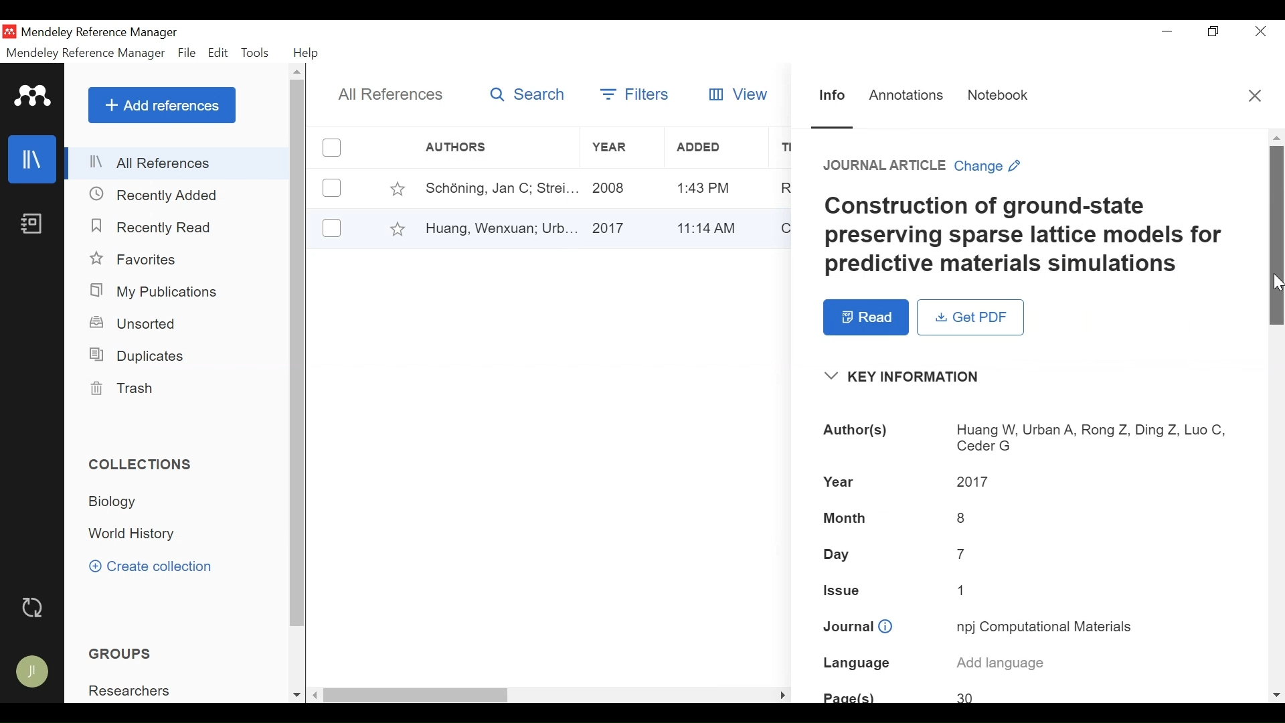  What do you see at coordinates (712, 226) in the screenshot?
I see `Added` at bounding box center [712, 226].